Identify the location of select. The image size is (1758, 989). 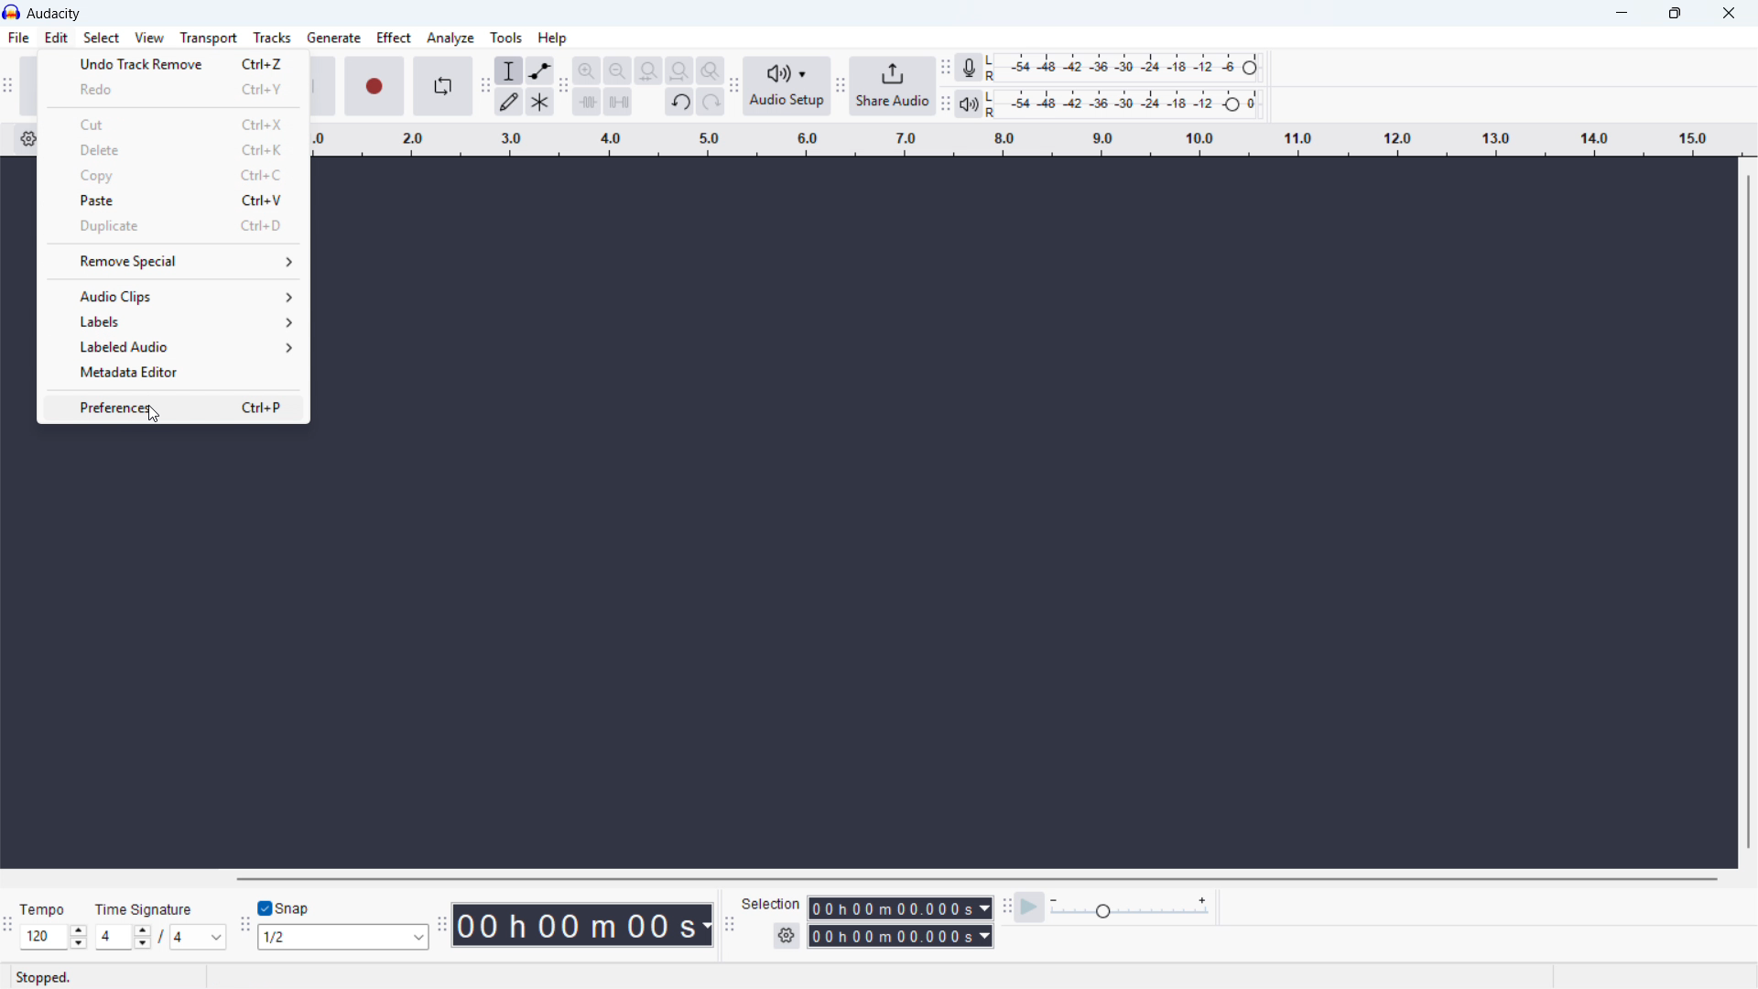
(102, 38).